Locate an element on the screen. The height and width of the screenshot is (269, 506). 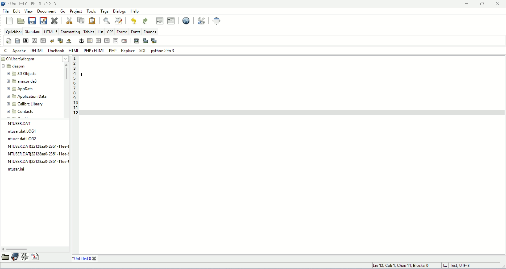
cursor position is located at coordinates (402, 265).